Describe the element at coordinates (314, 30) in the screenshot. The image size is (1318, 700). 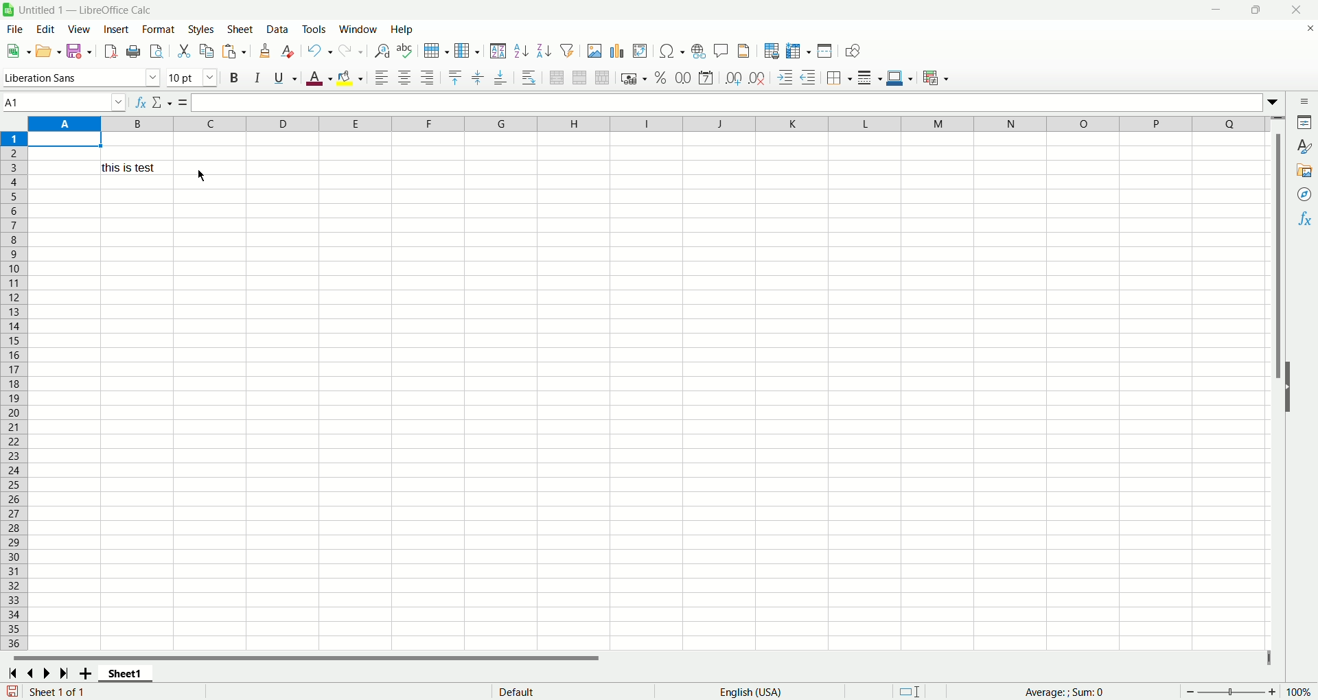
I see `tools` at that location.